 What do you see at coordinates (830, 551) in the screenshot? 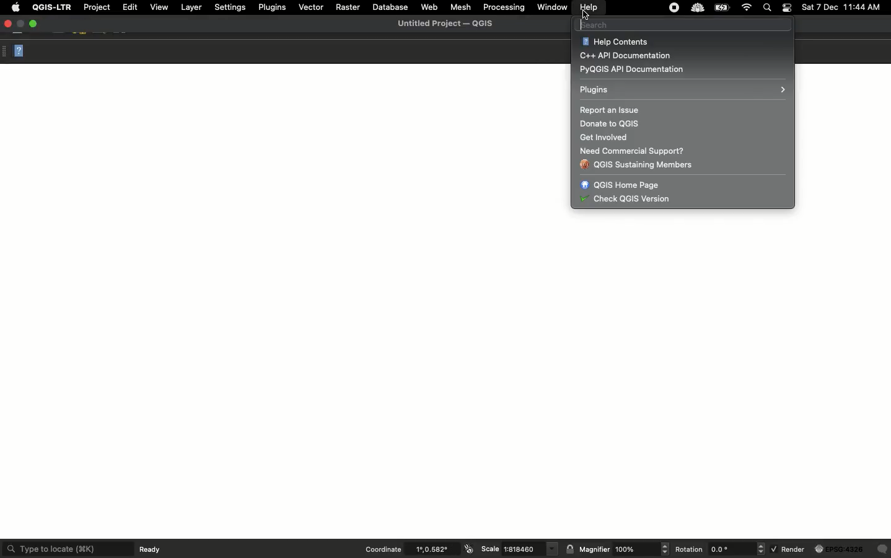
I see `Render` at bounding box center [830, 551].